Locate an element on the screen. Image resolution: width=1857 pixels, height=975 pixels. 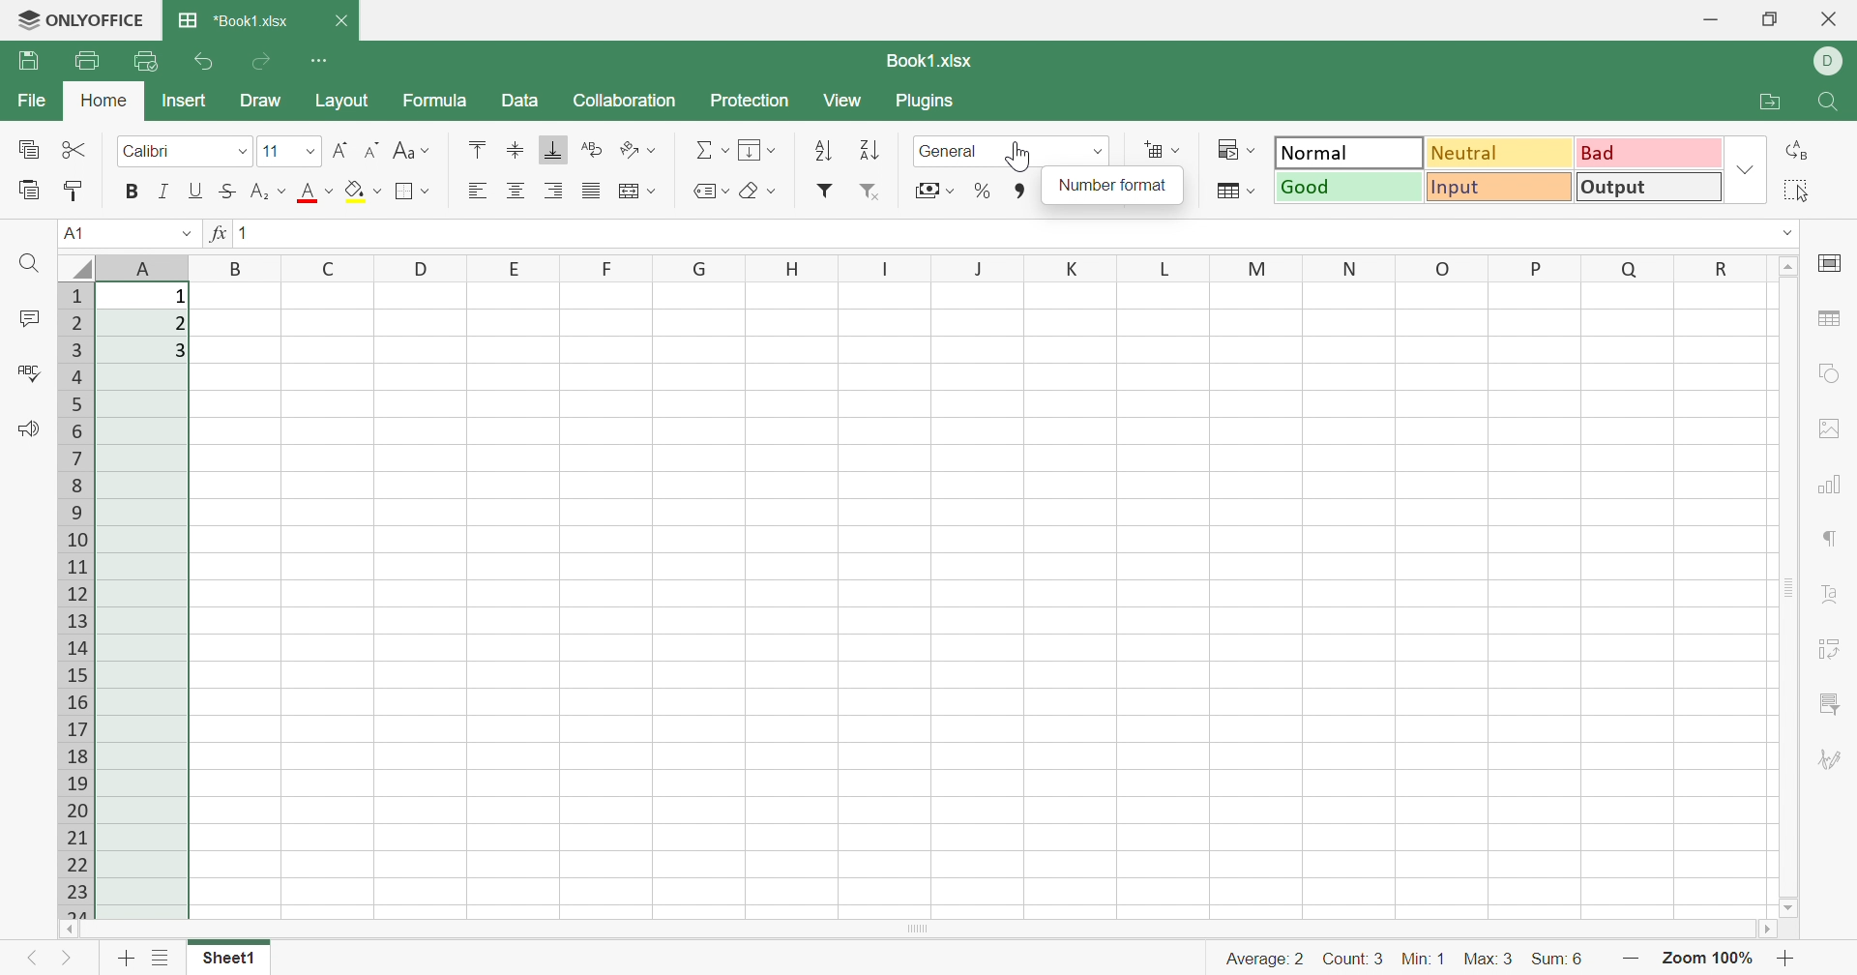
Layout is located at coordinates (341, 101).